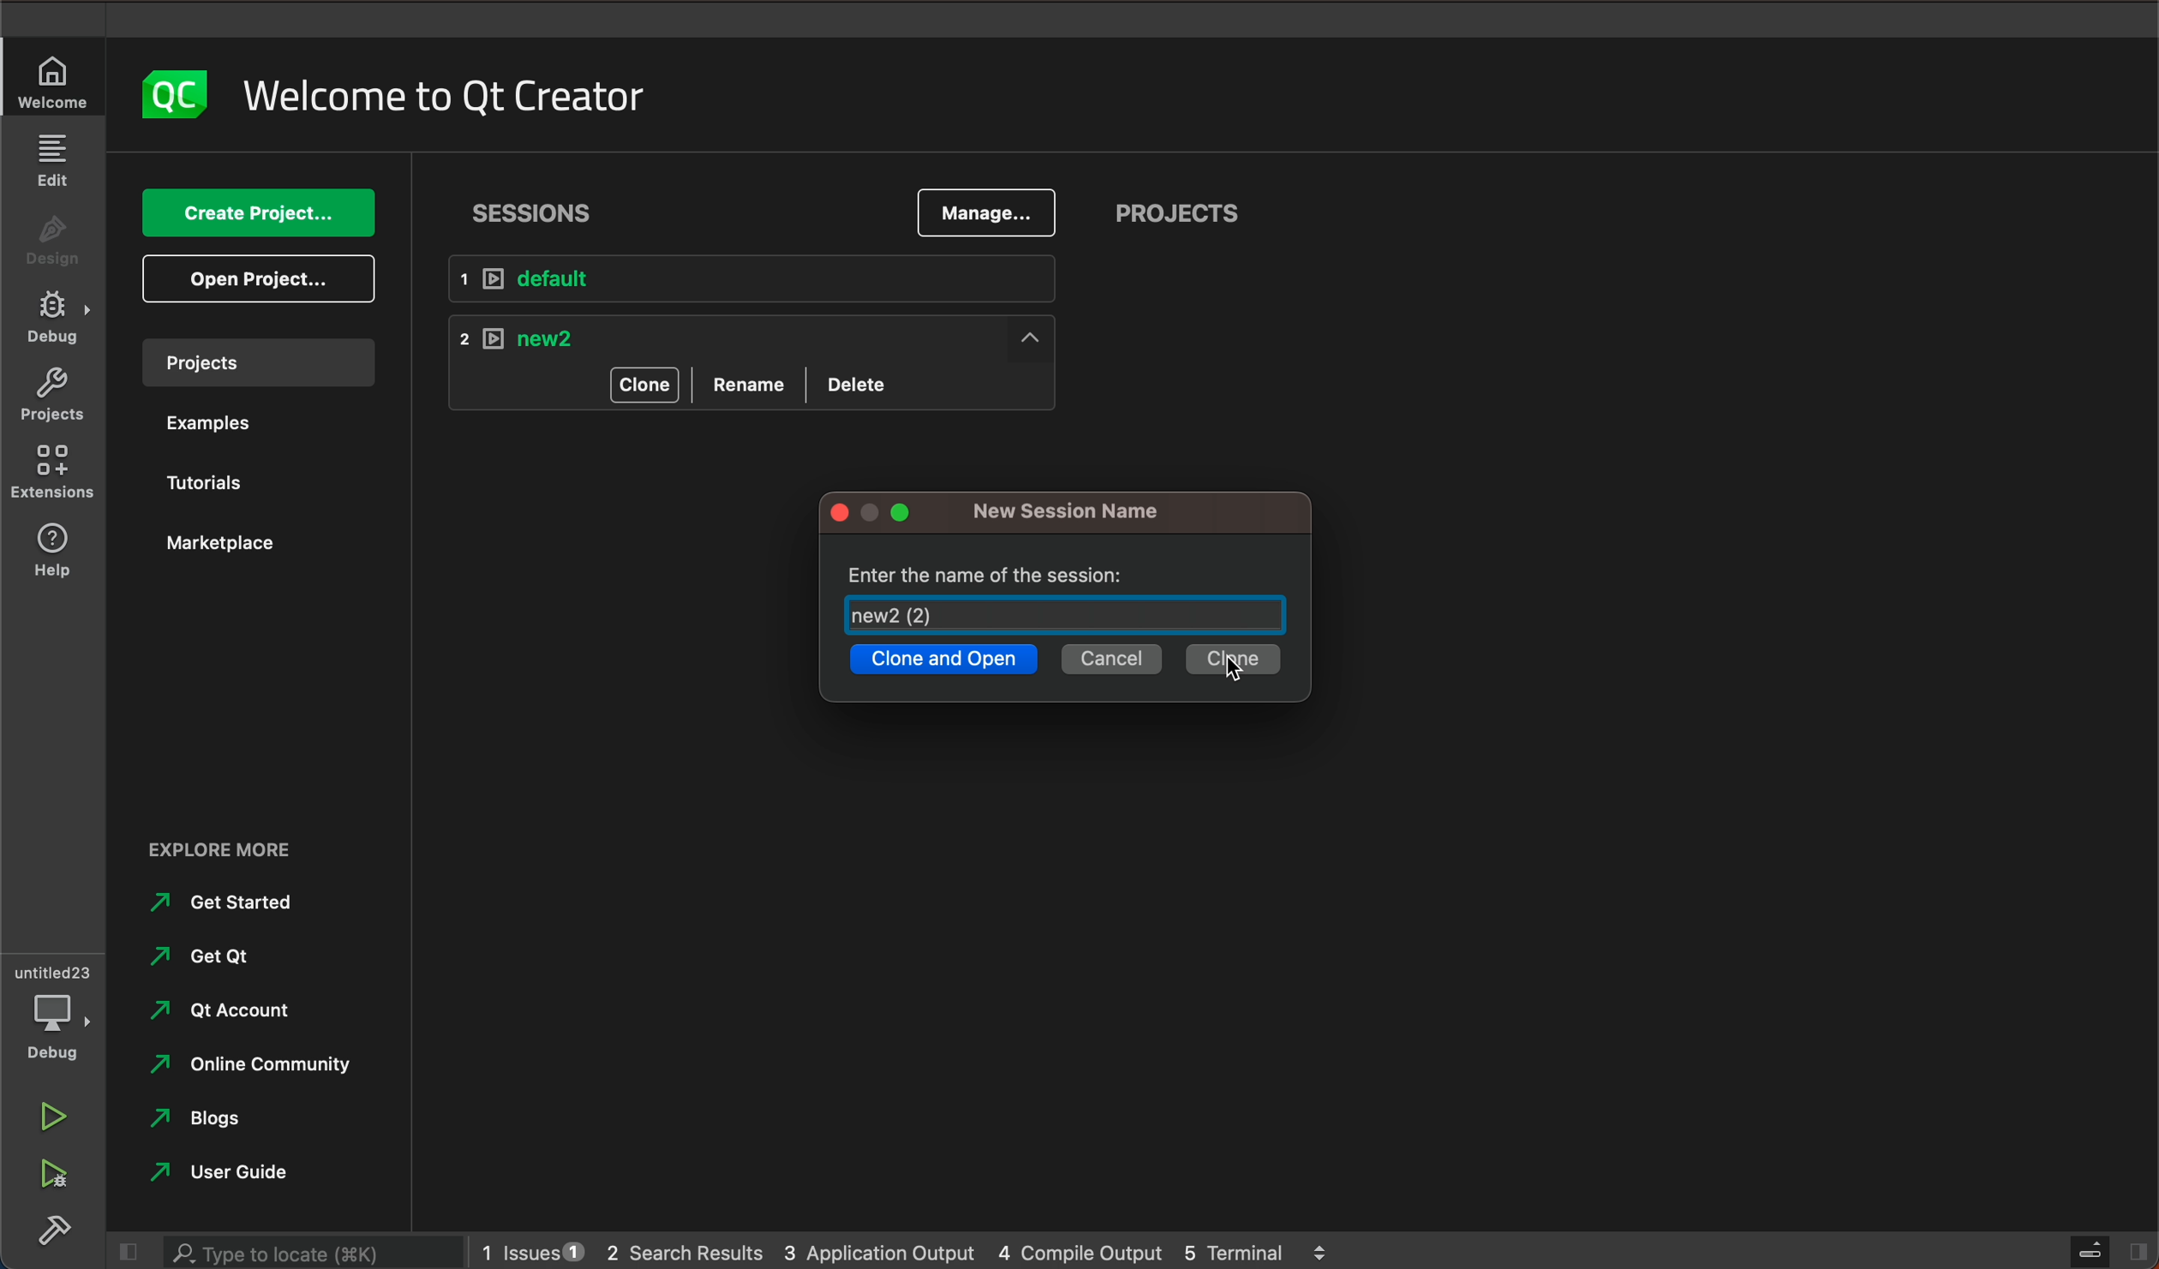  I want to click on compile output, so click(1075, 1250).